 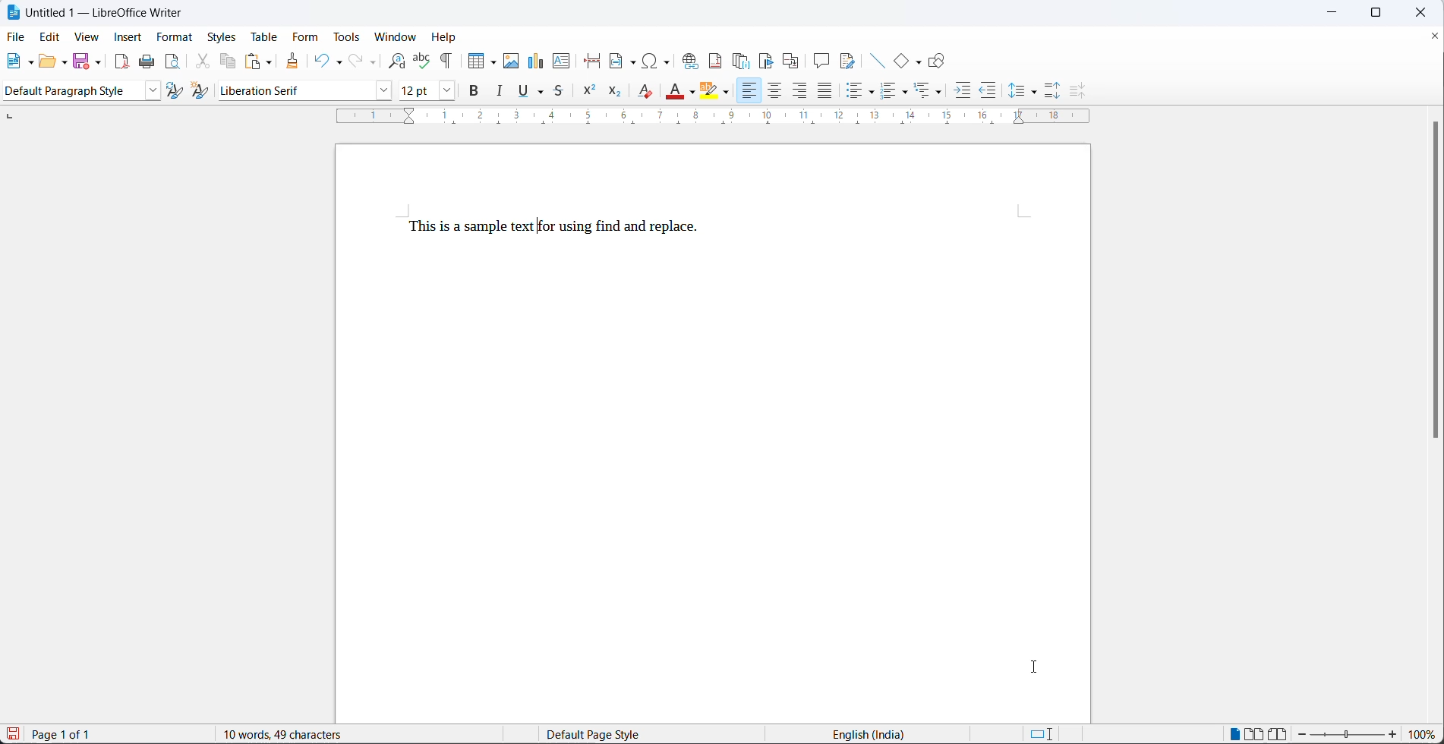 I want to click on undo options, so click(x=338, y=61).